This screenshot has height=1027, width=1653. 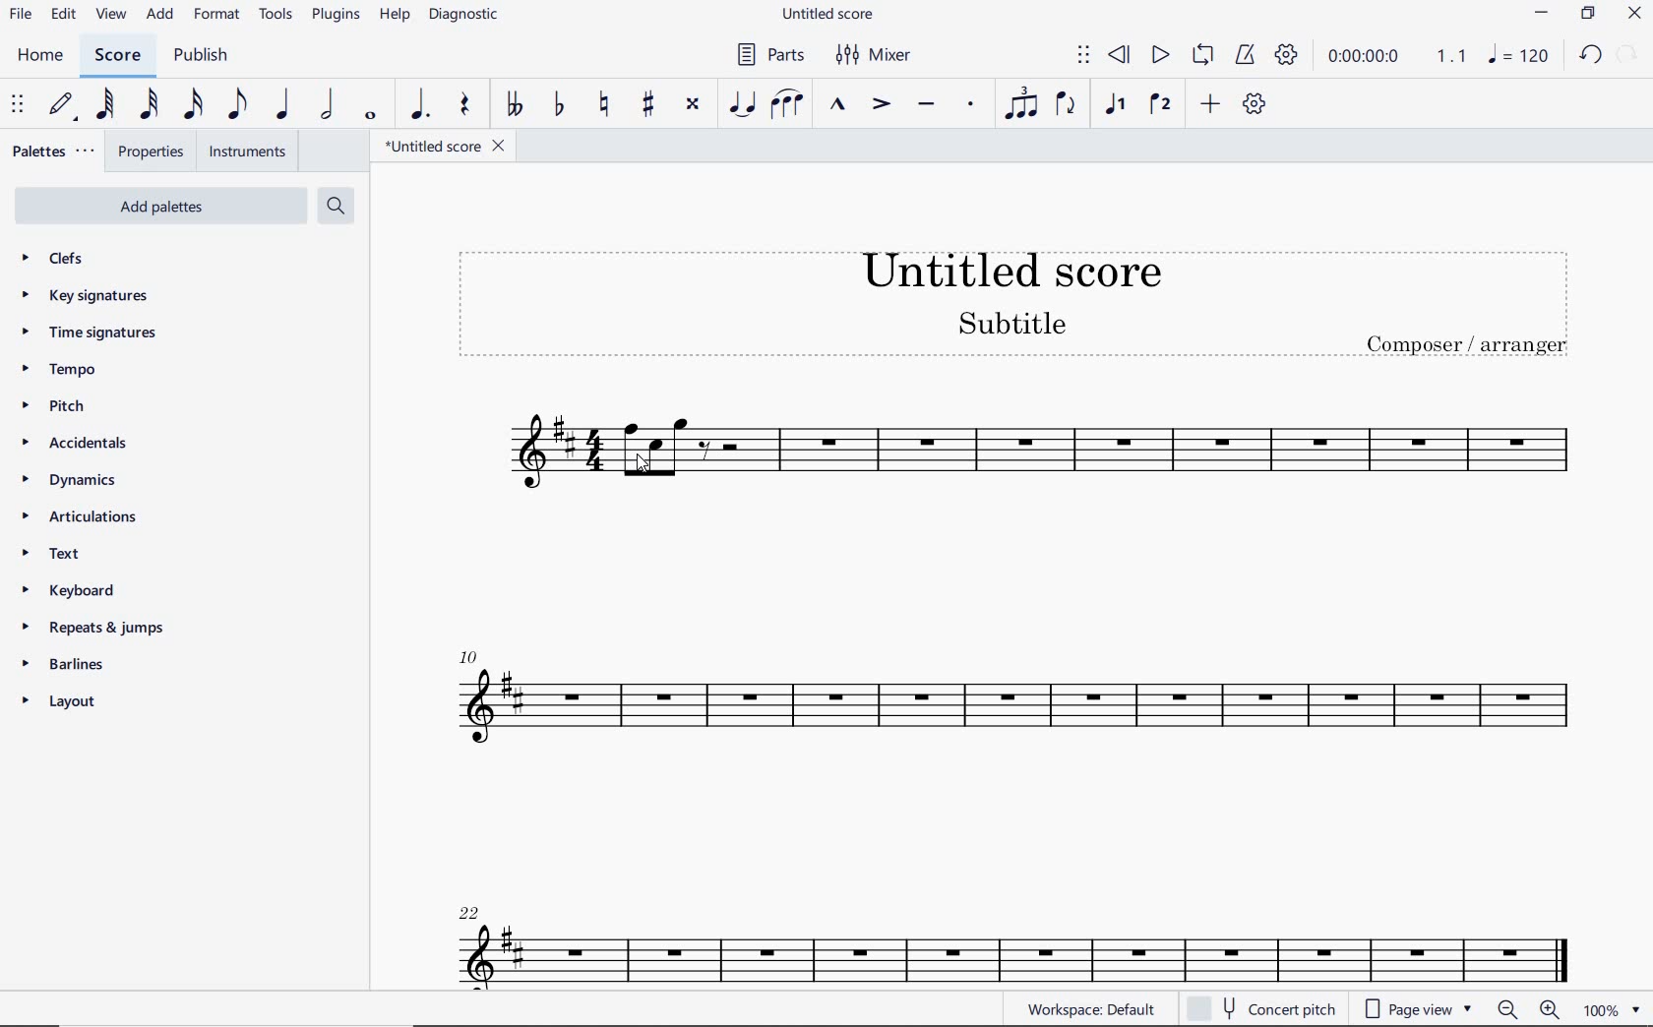 What do you see at coordinates (19, 14) in the screenshot?
I see `FILE` at bounding box center [19, 14].